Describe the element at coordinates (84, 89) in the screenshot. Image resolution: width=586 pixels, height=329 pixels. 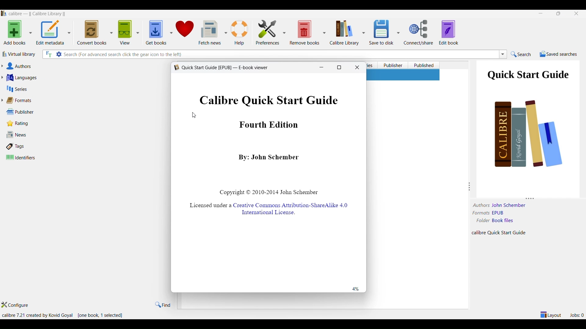
I see `series` at that location.